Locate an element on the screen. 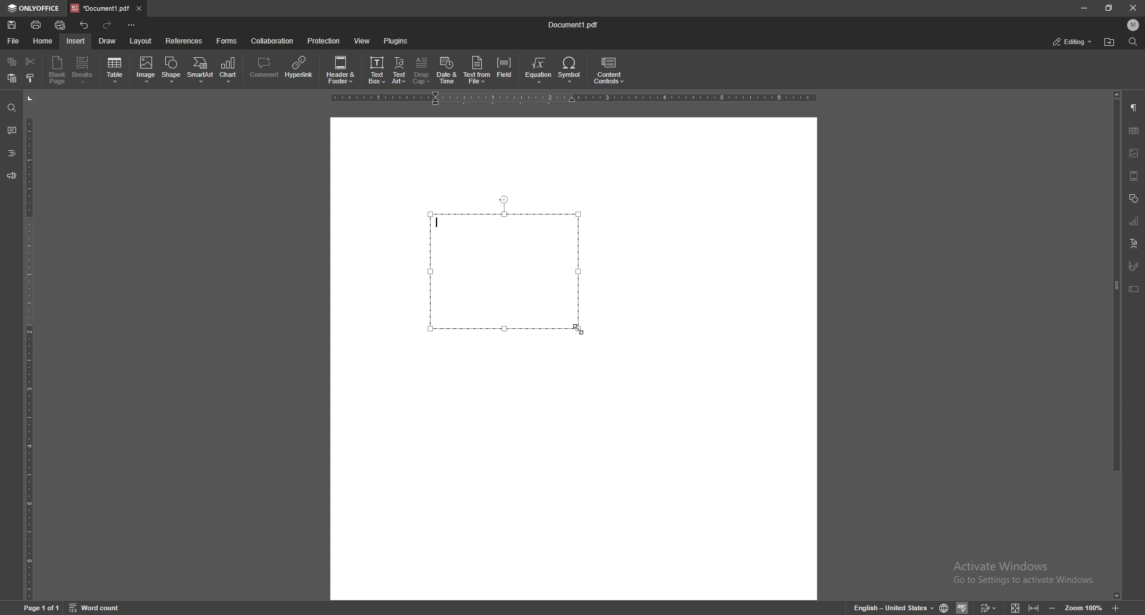 The width and height of the screenshot is (1145, 615). paste is located at coordinates (13, 79).